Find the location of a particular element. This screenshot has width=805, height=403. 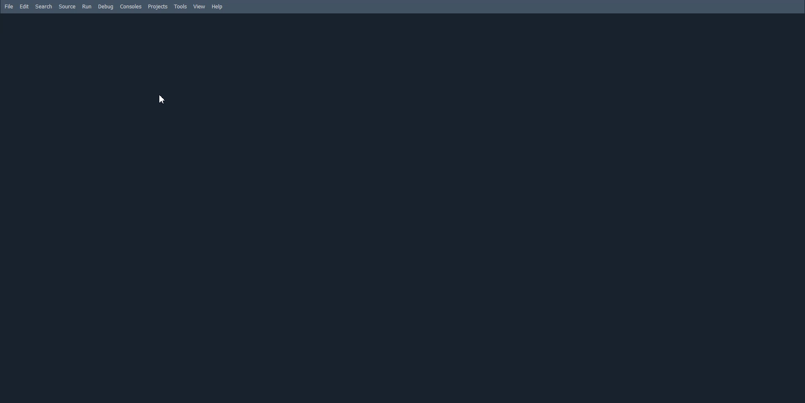

Edit is located at coordinates (24, 7).